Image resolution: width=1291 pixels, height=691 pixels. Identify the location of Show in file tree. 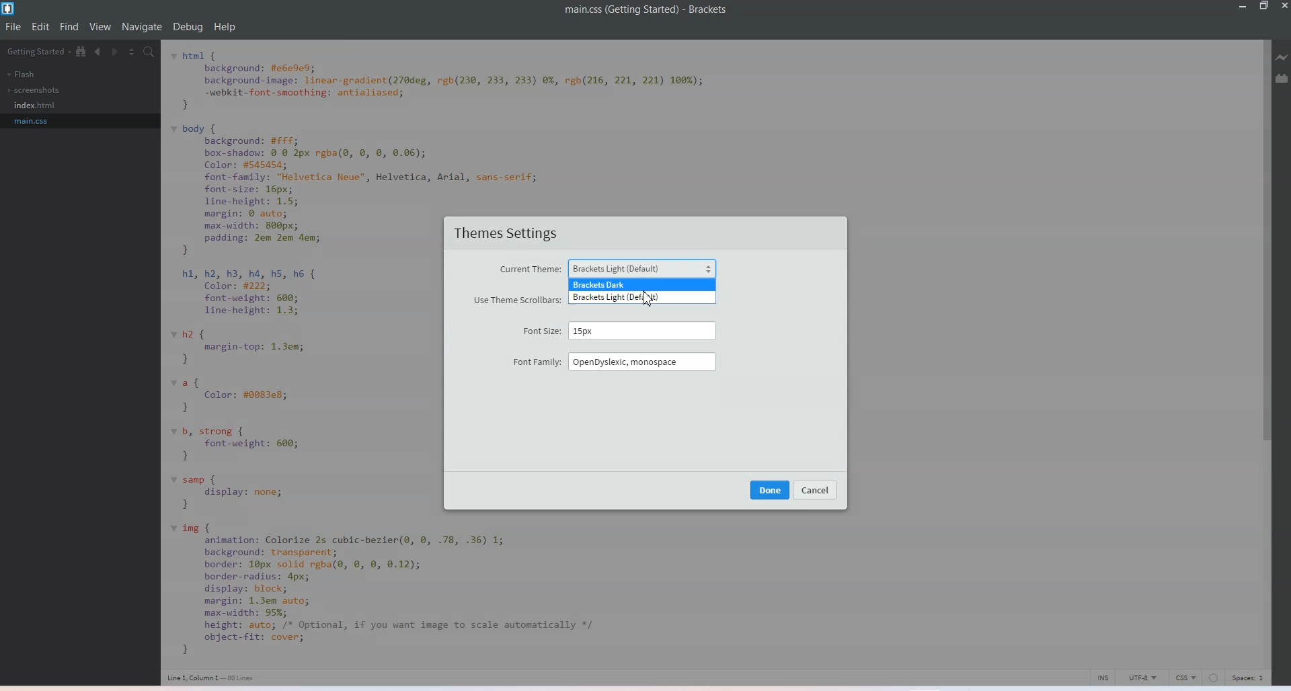
(82, 51).